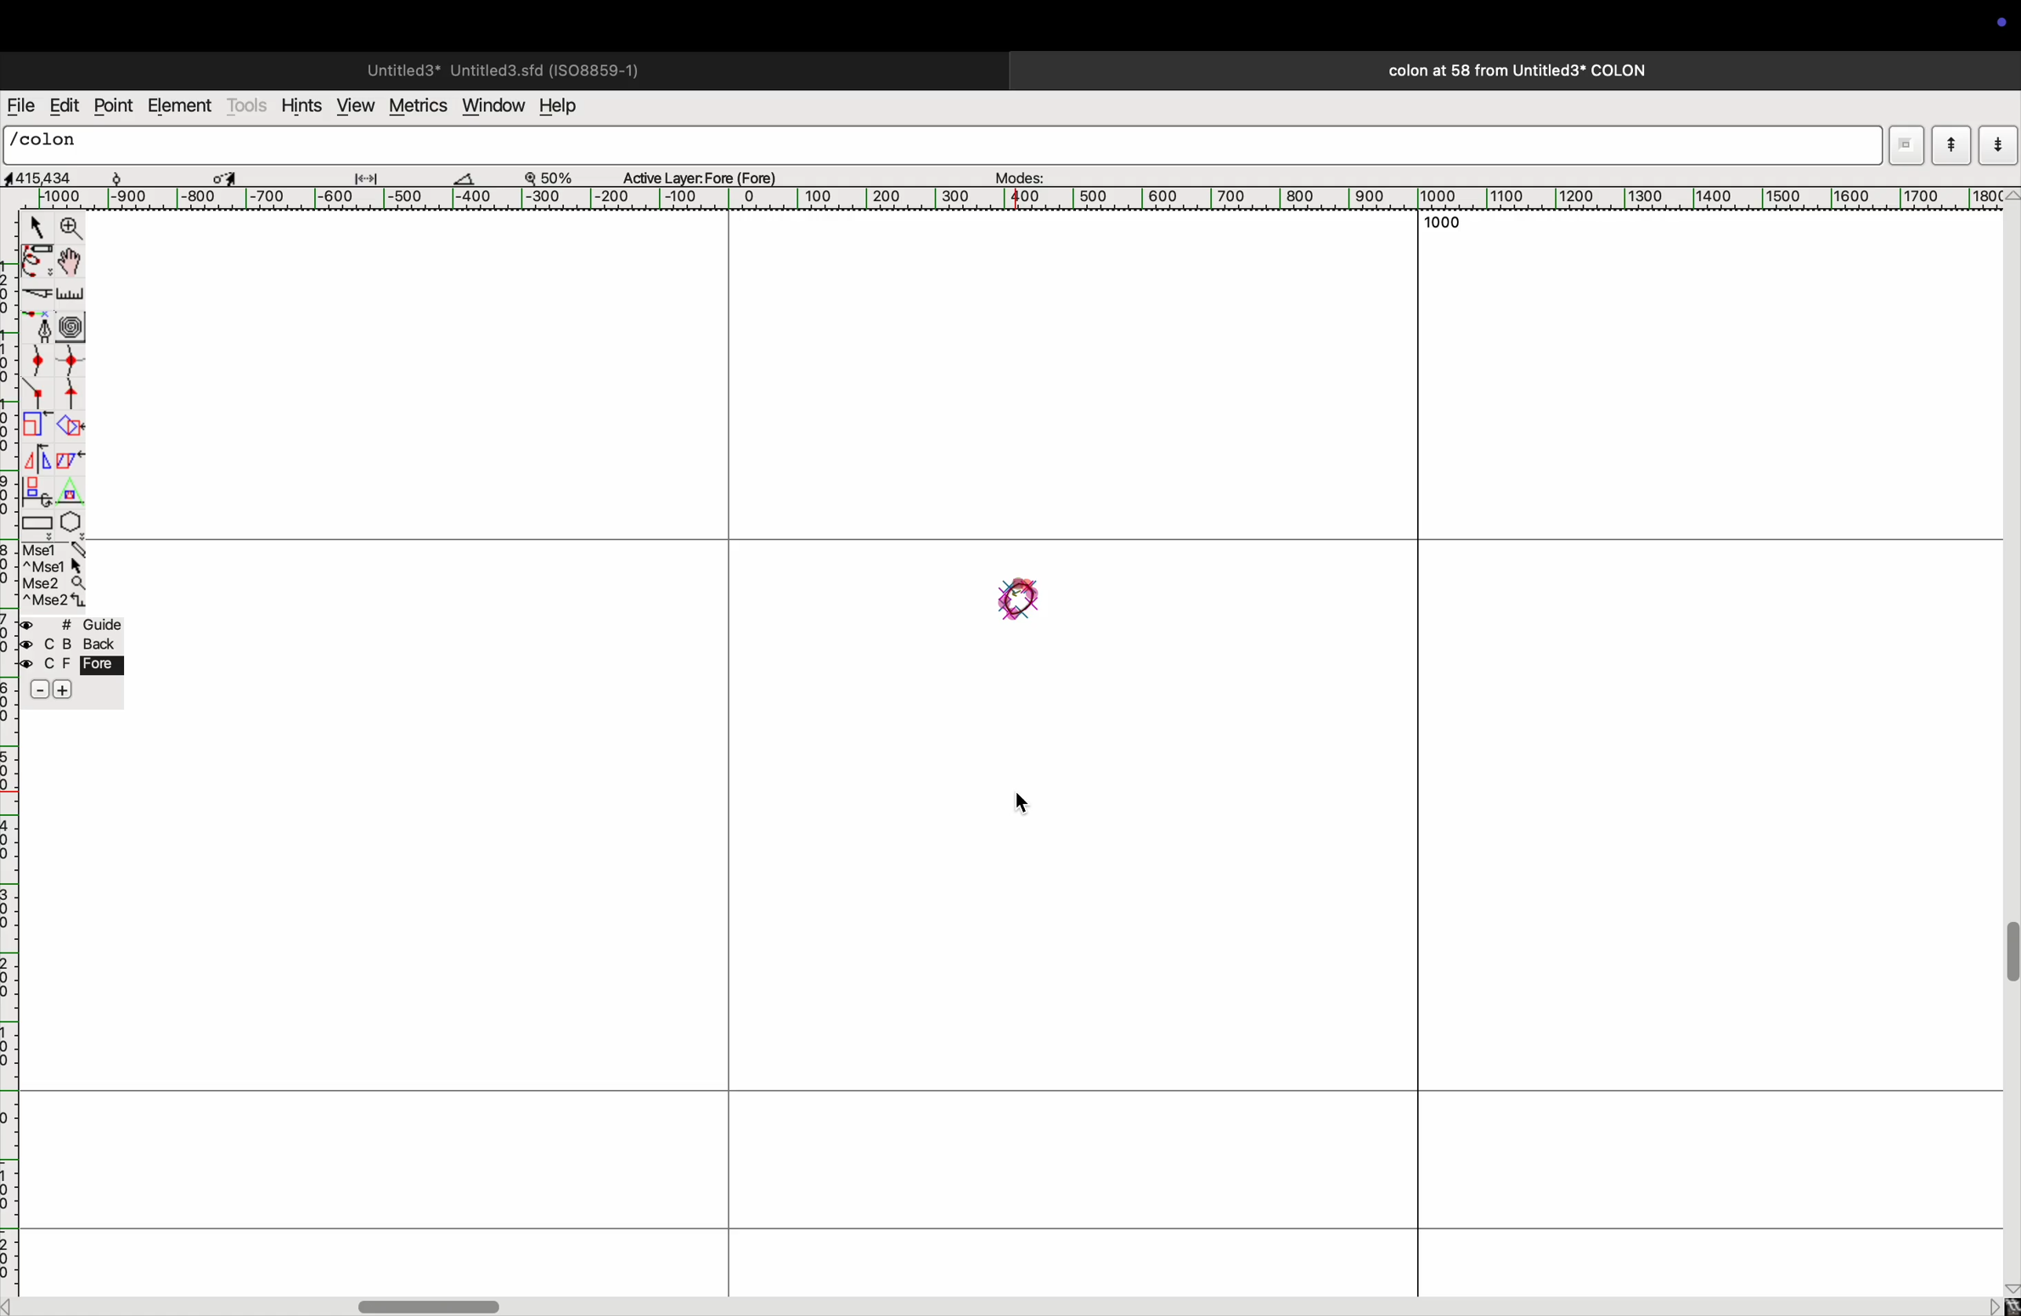 The height and width of the screenshot is (1316, 2021). I want to click on modes, so click(1022, 173).